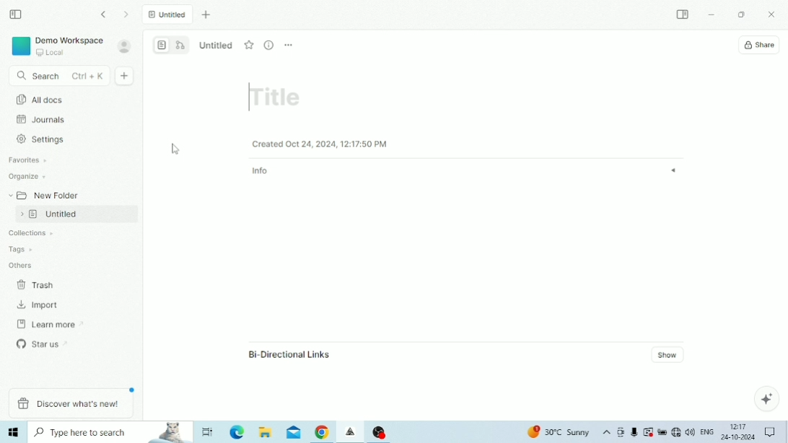 This screenshot has height=443, width=788. I want to click on Type here to search, so click(111, 432).